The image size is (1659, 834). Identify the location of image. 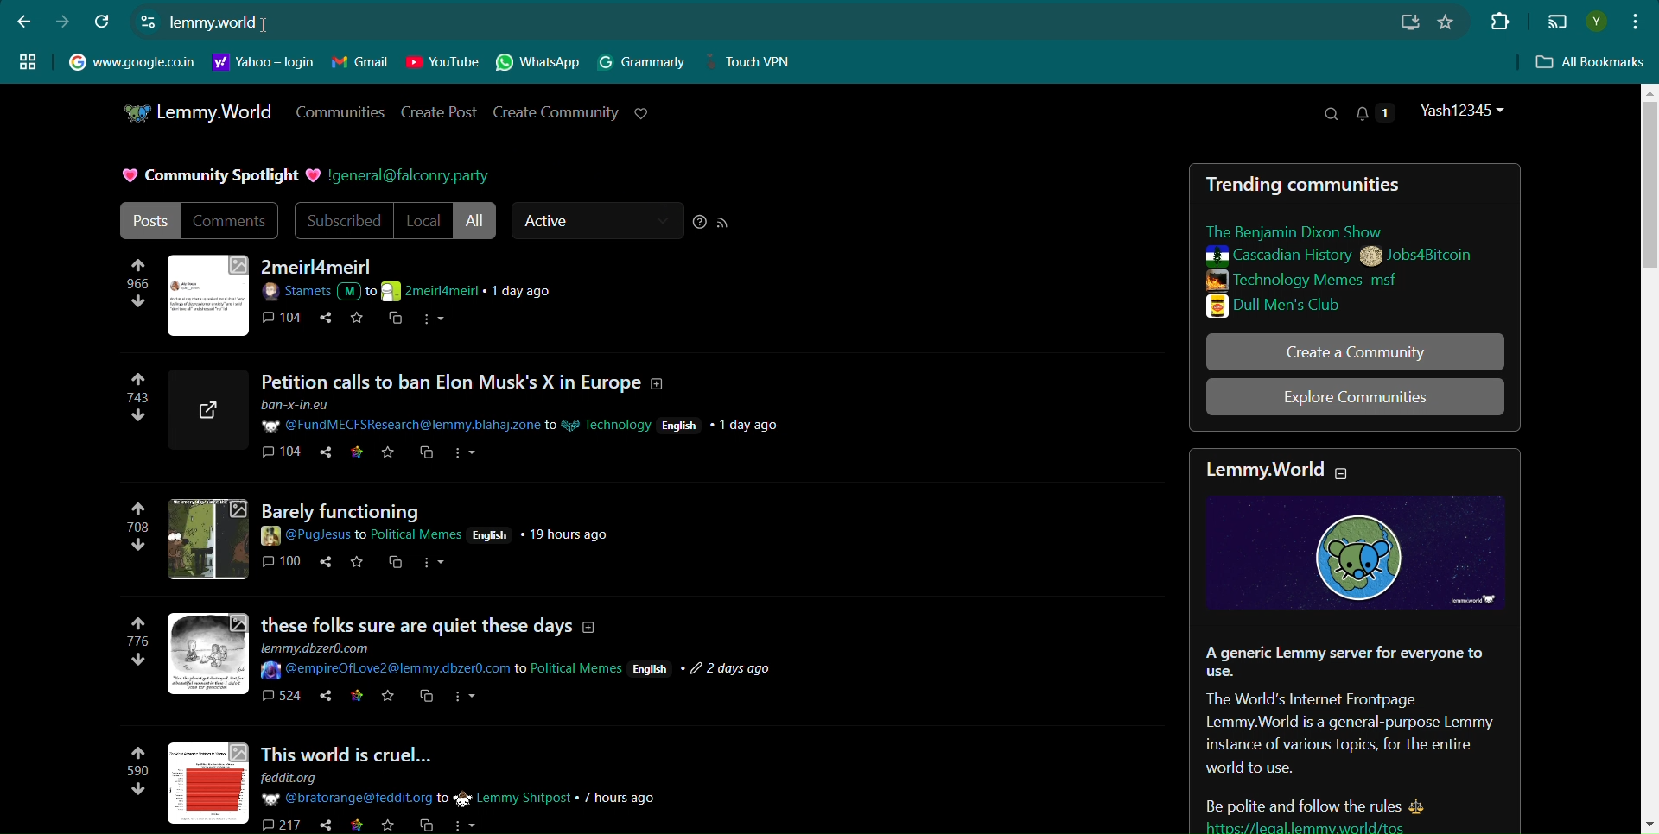
(209, 783).